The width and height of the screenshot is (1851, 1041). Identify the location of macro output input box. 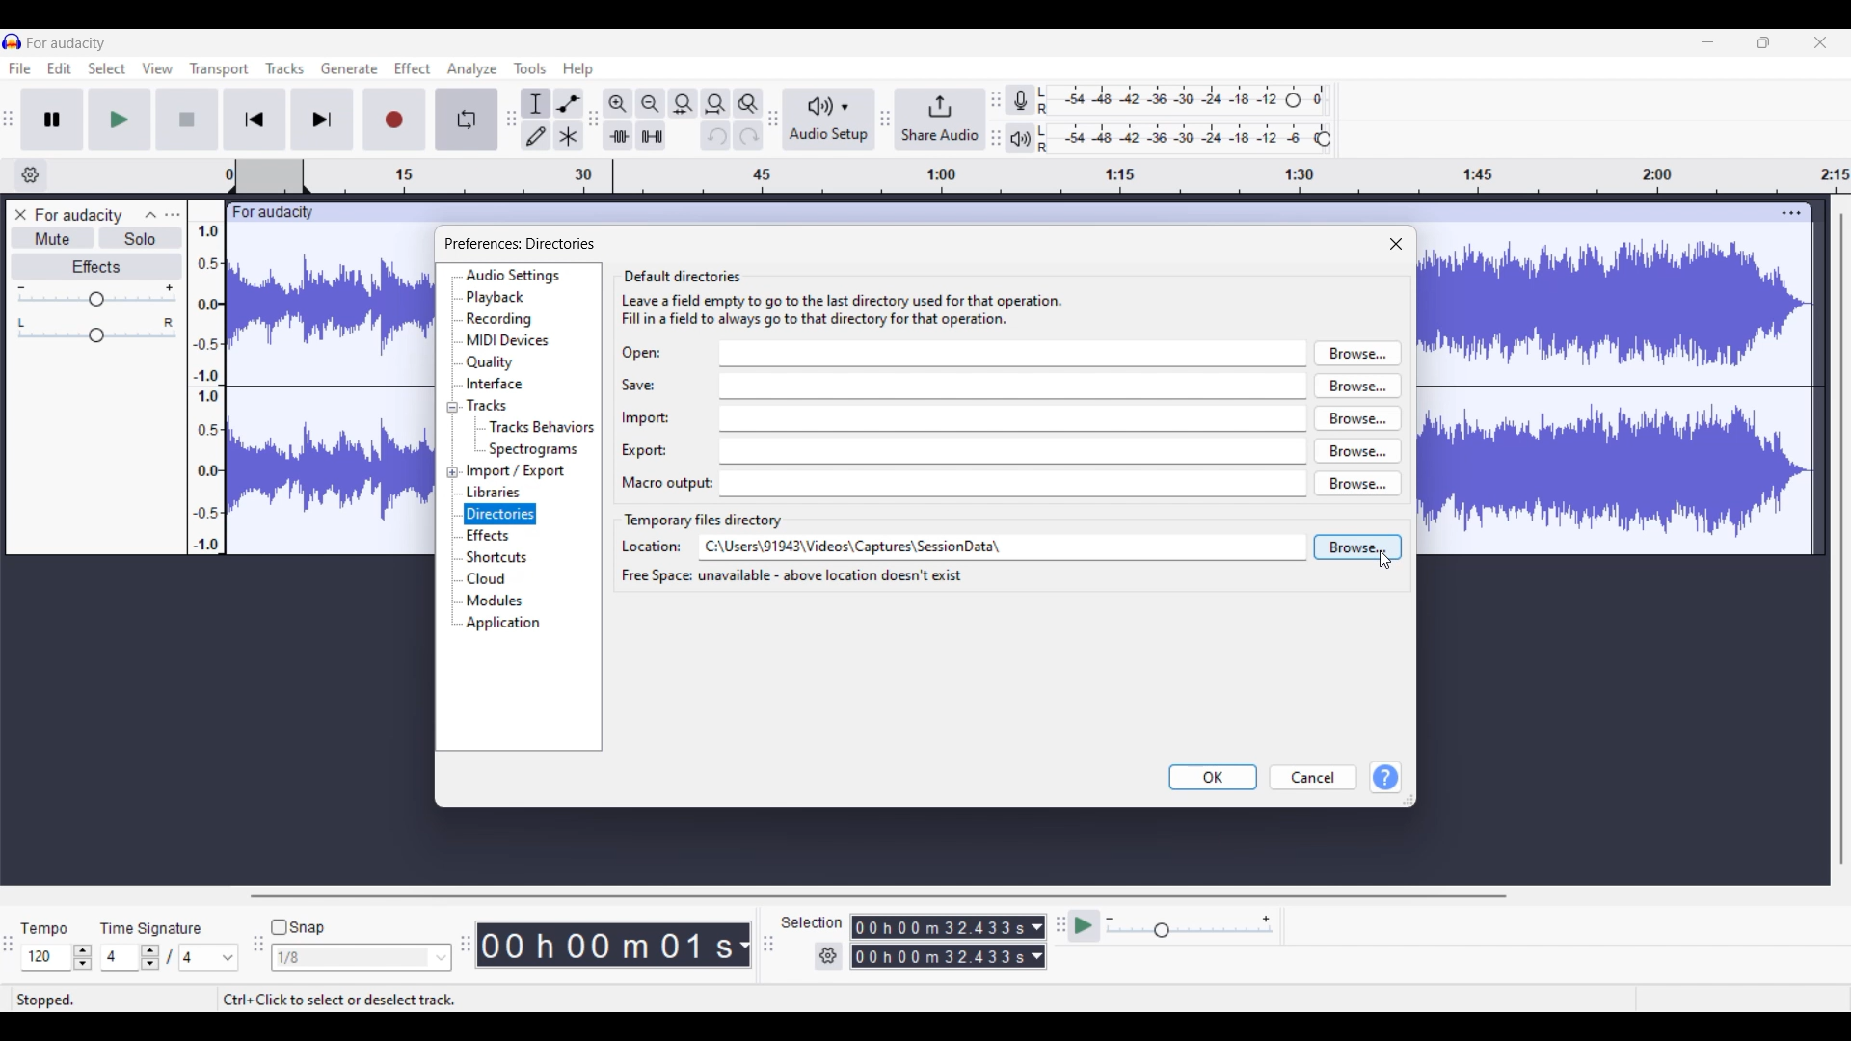
(1012, 484).